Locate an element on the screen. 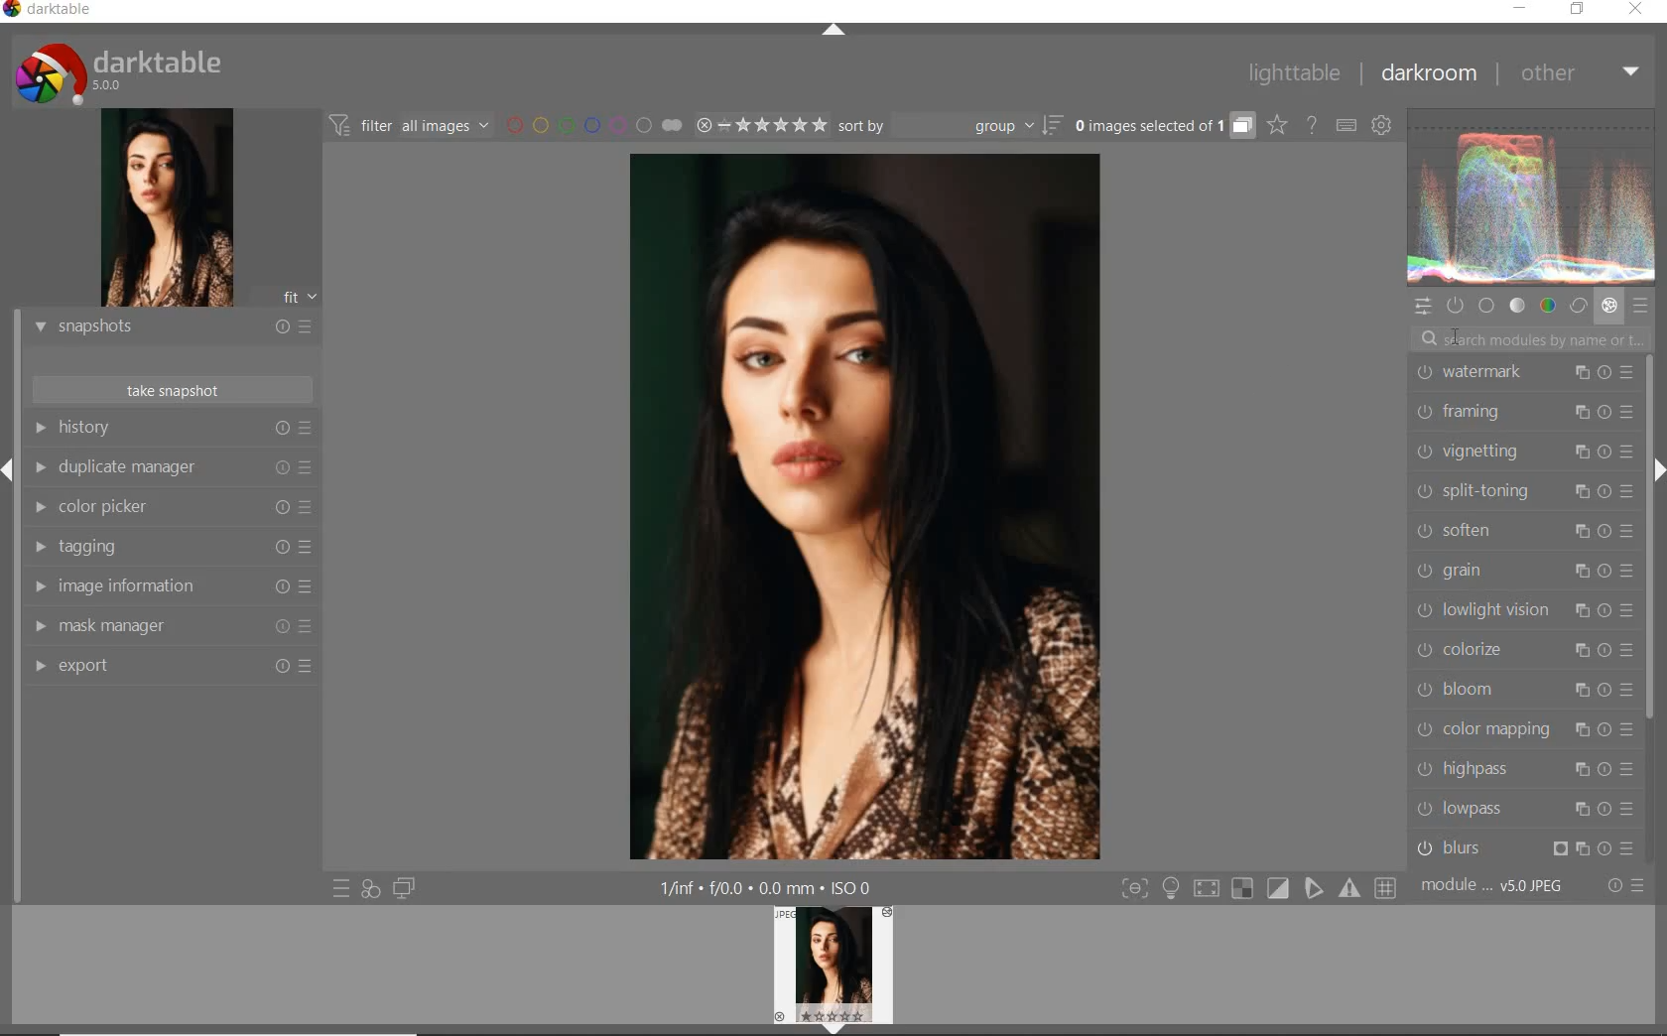 Image resolution: width=1667 pixels, height=1036 pixels. Toggle modes is located at coordinates (1257, 888).